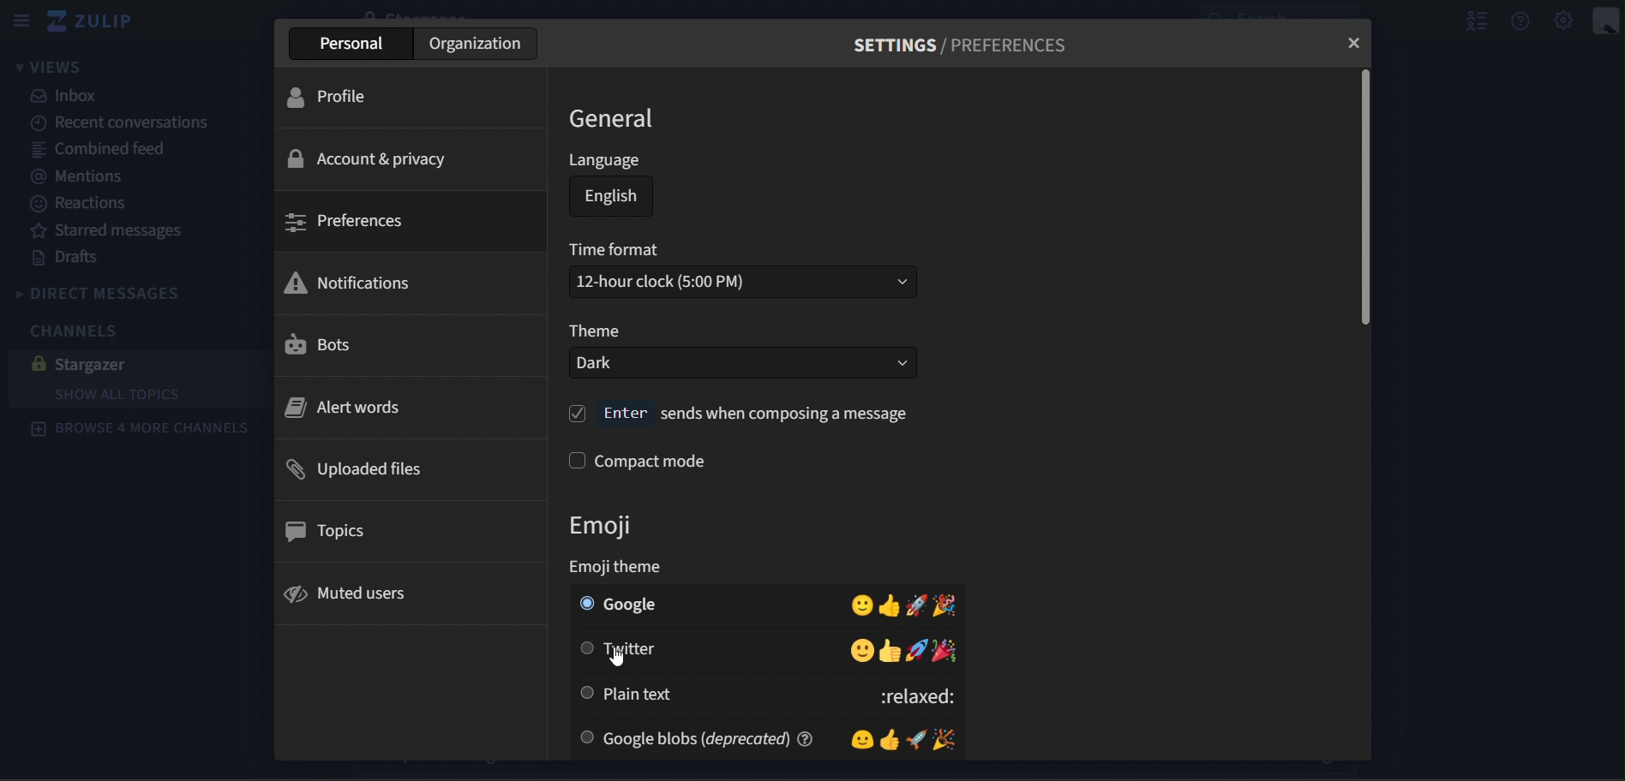 This screenshot has height=781, width=1625. I want to click on notifications, so click(351, 281).